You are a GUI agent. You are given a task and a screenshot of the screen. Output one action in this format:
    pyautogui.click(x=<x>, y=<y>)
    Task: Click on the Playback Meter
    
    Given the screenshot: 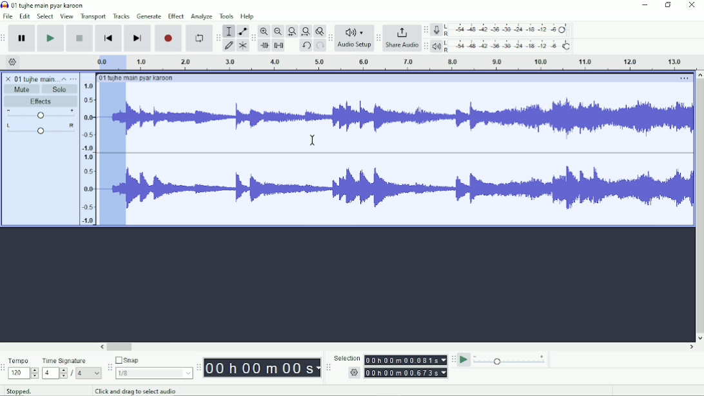 What is the action you would take?
    pyautogui.click(x=502, y=46)
    